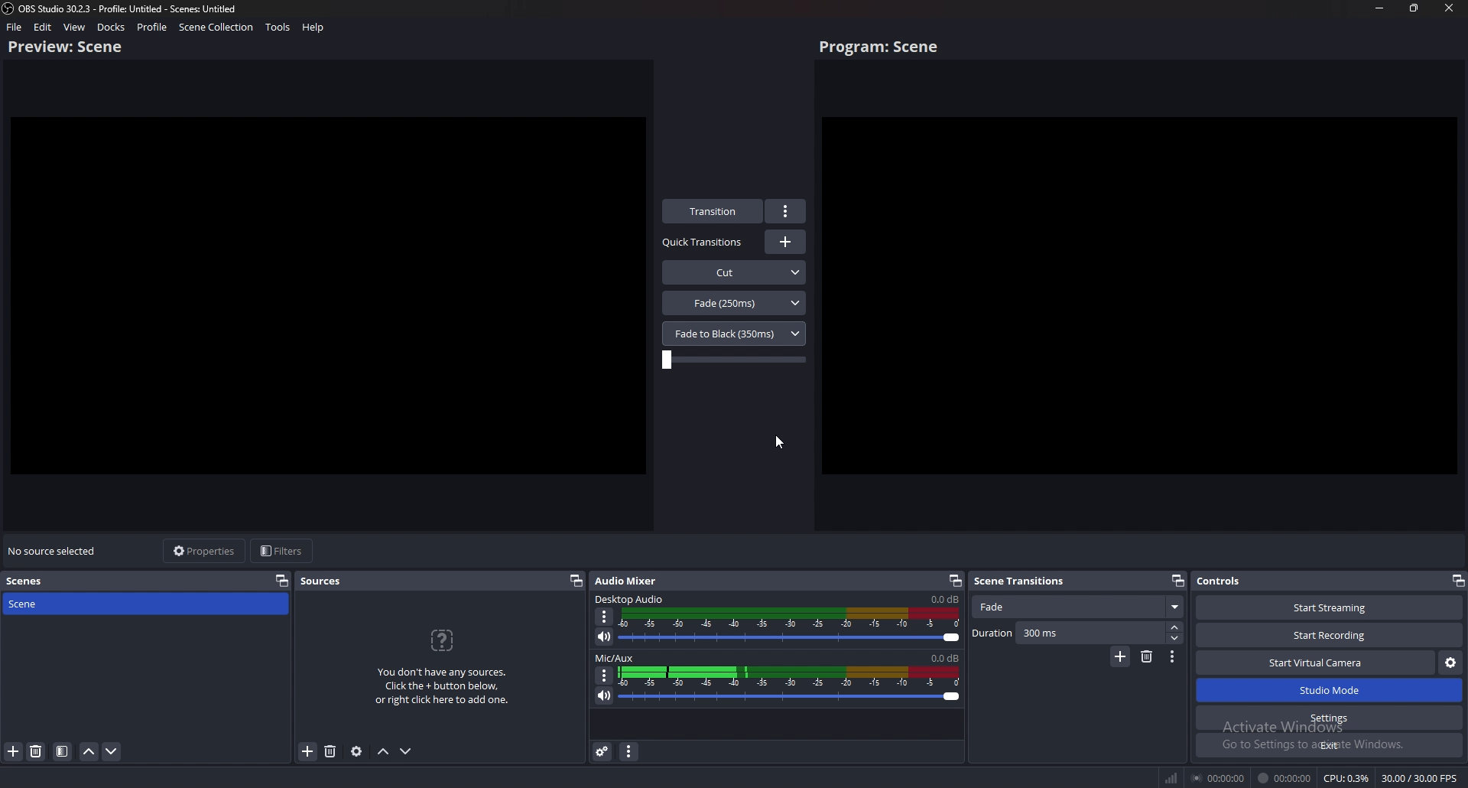 Image resolution: width=1468 pixels, height=788 pixels. I want to click on Studio mode, so click(1330, 691).